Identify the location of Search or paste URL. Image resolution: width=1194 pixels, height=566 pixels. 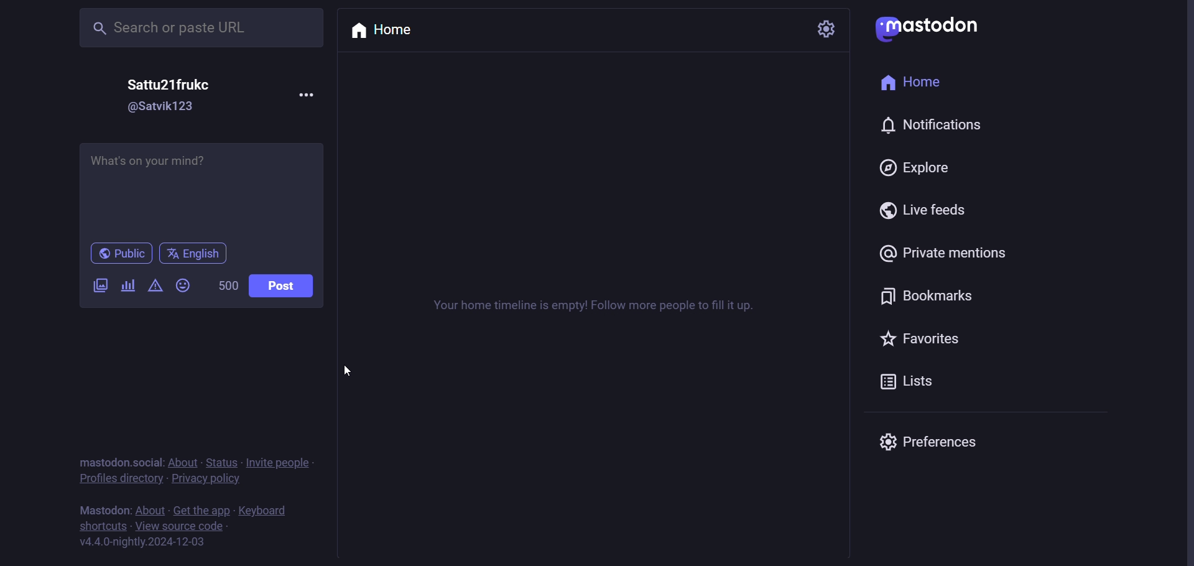
(188, 27).